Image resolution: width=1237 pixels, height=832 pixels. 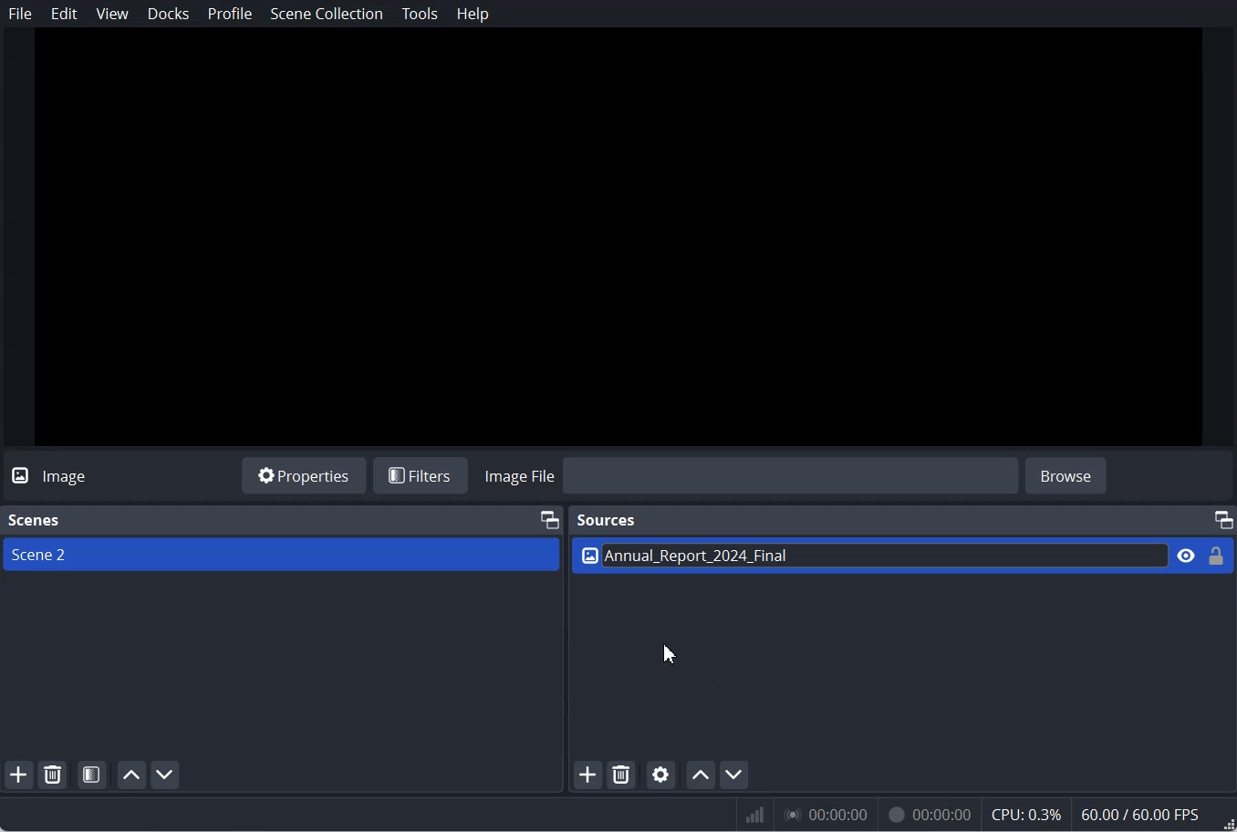 What do you see at coordinates (112, 14) in the screenshot?
I see `View` at bounding box center [112, 14].